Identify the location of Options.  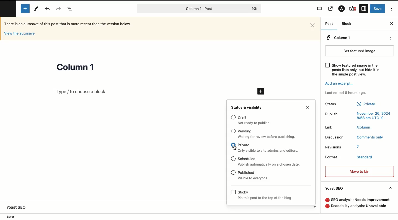
(392, 9).